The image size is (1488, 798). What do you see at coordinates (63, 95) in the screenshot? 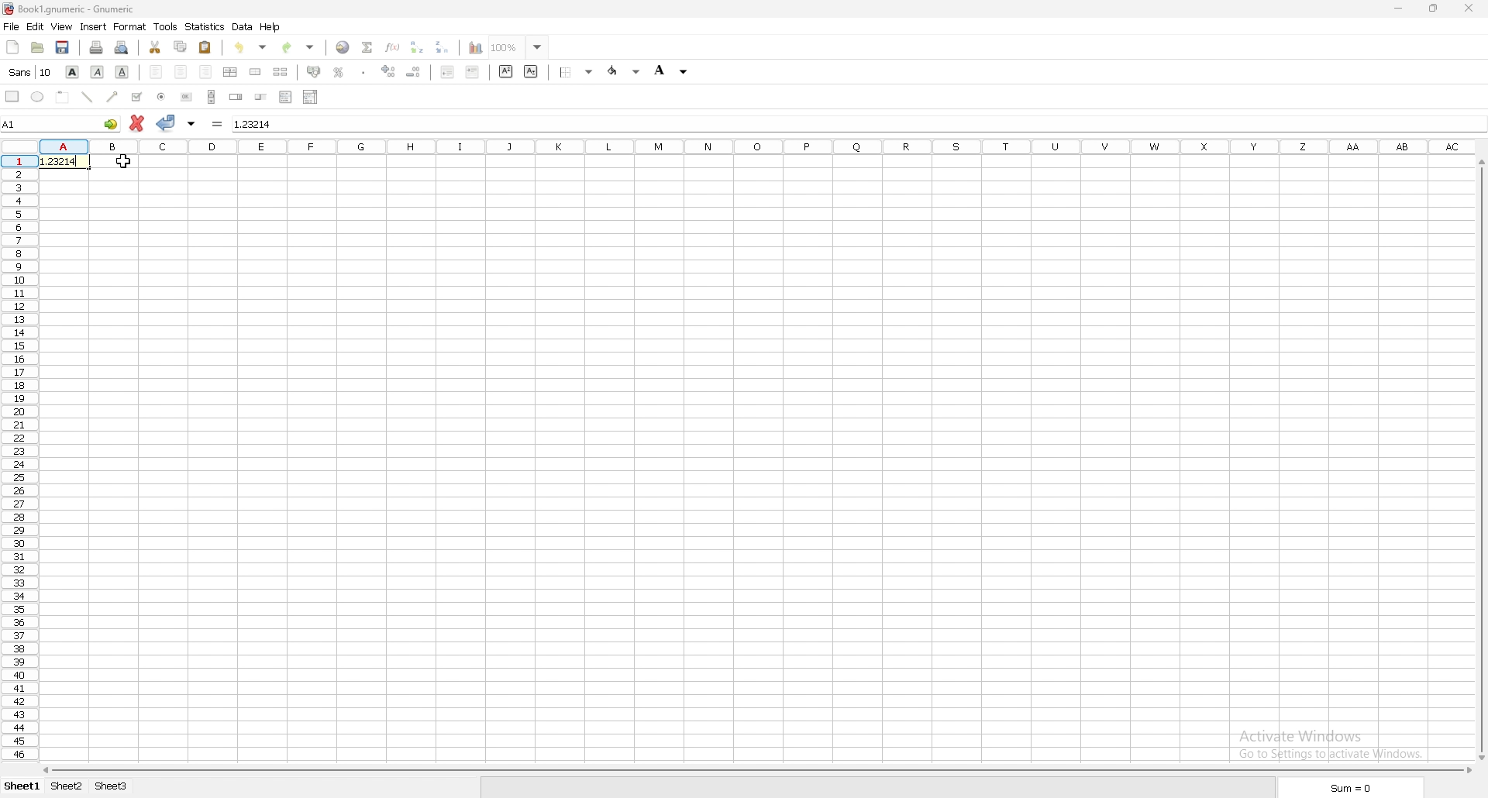
I see `frame` at bounding box center [63, 95].